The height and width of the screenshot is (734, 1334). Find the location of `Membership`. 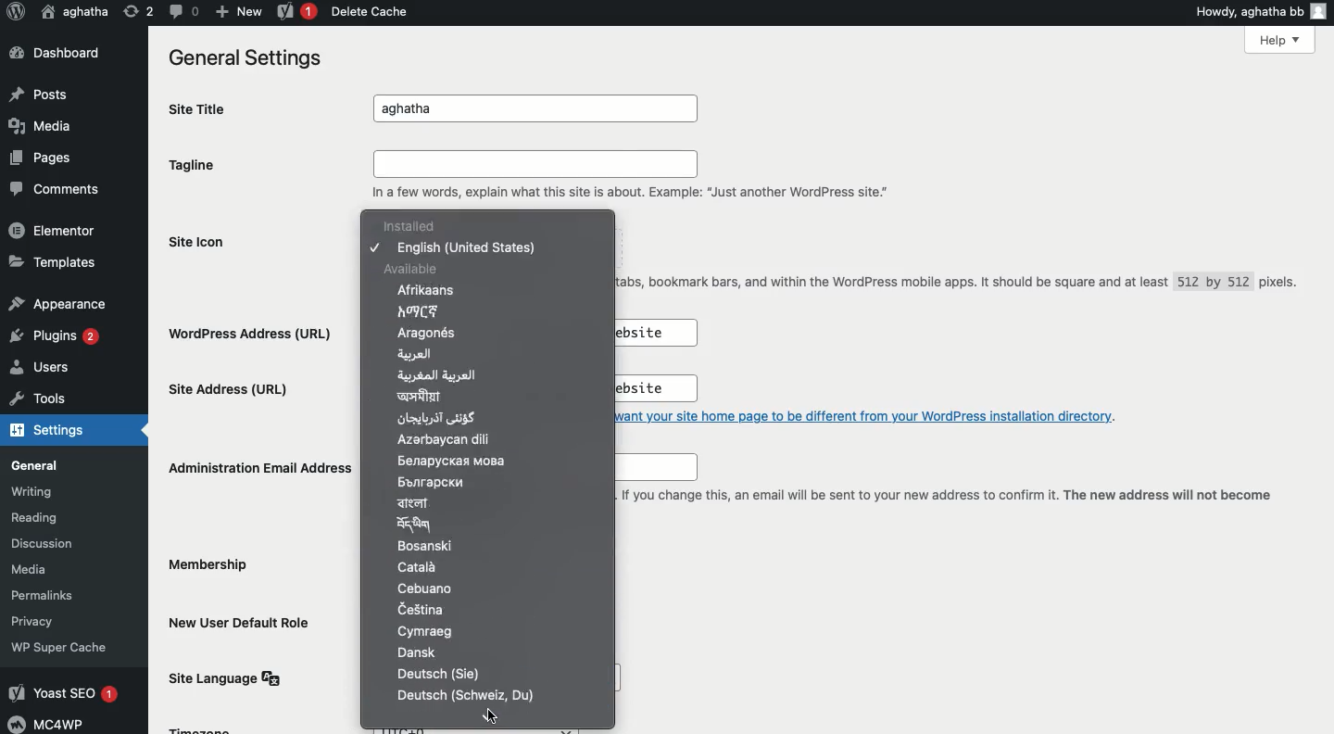

Membership is located at coordinates (212, 568).